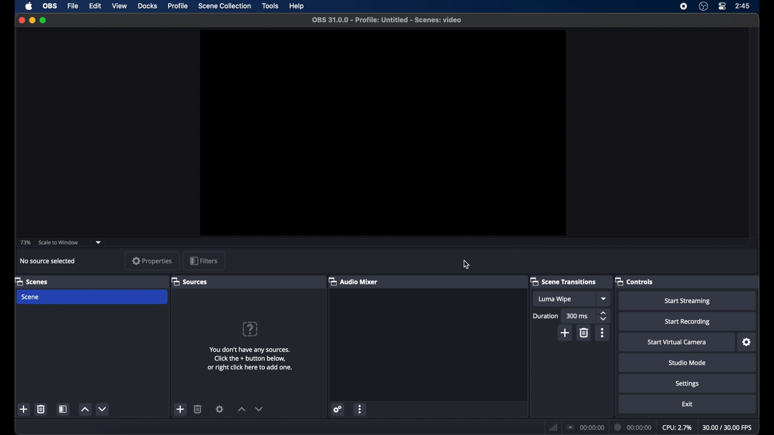 The height and width of the screenshot is (435, 774). Describe the element at coordinates (29, 6) in the screenshot. I see `apple icon` at that location.